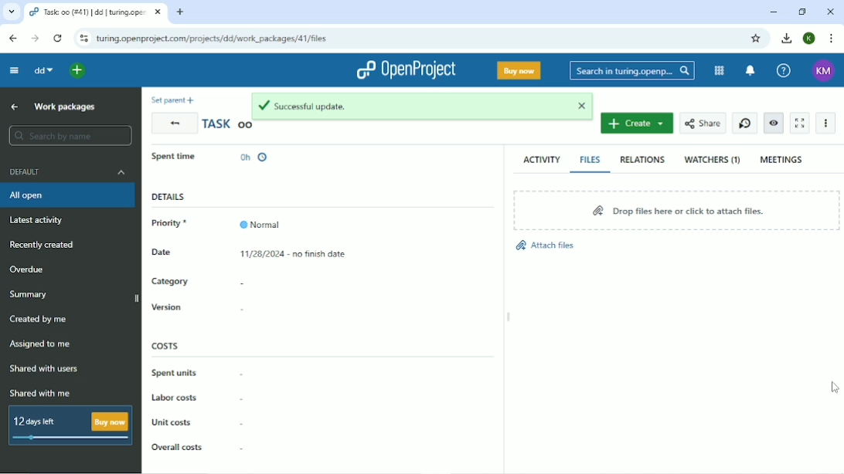 This screenshot has height=474, width=844. Describe the element at coordinates (758, 39) in the screenshot. I see `Bookmark this tab` at that location.